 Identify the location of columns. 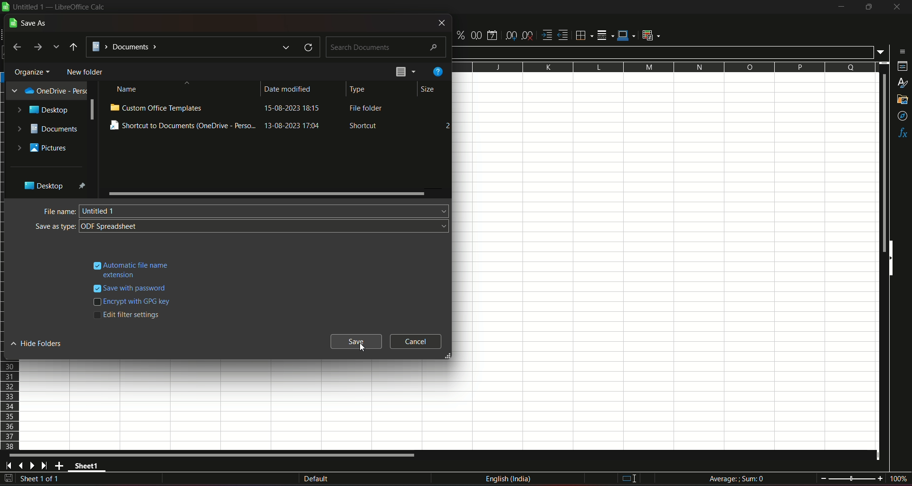
(664, 67).